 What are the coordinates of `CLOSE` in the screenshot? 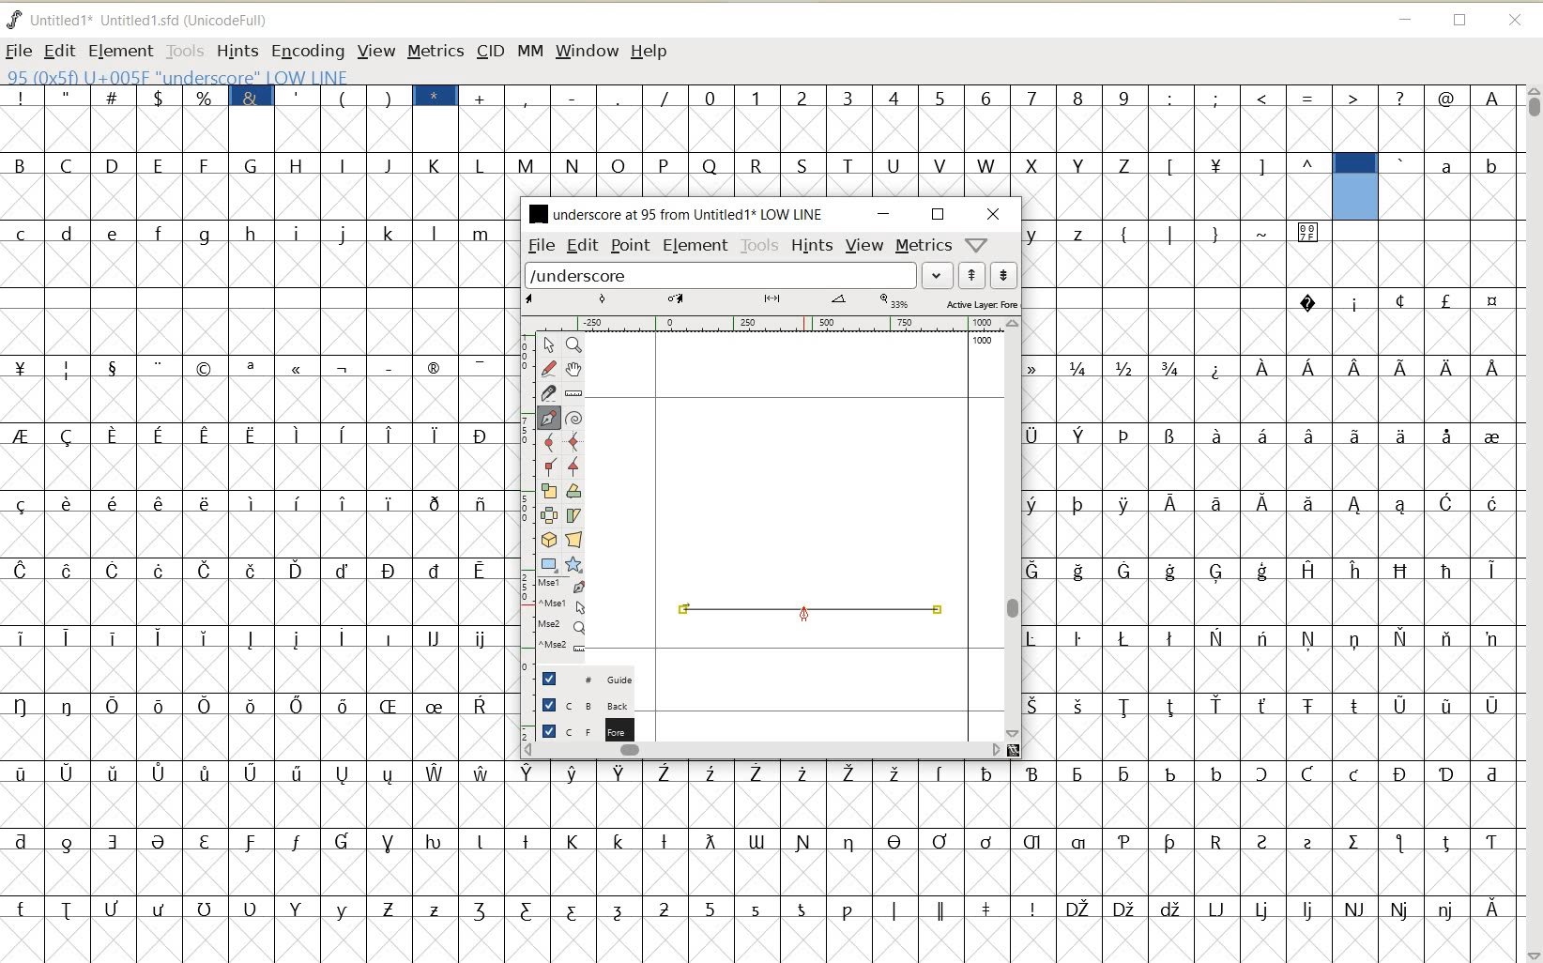 It's located at (1517, 22).